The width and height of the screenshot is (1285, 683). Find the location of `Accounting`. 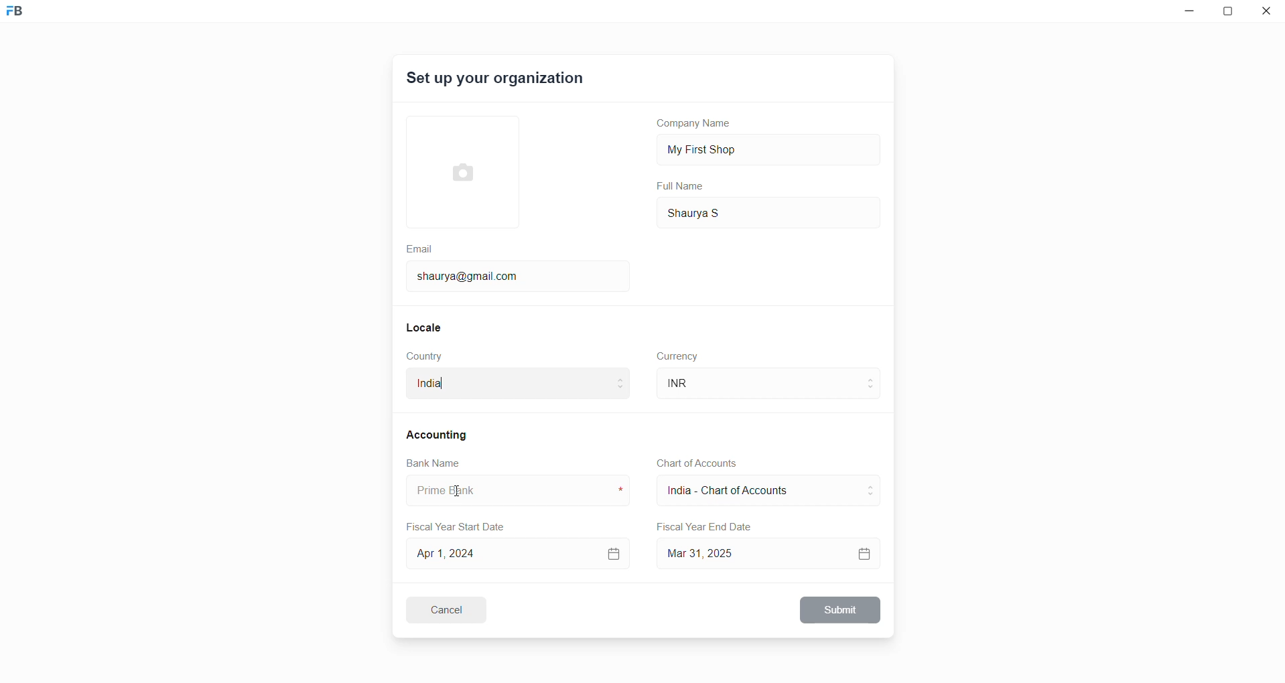

Accounting is located at coordinates (439, 434).